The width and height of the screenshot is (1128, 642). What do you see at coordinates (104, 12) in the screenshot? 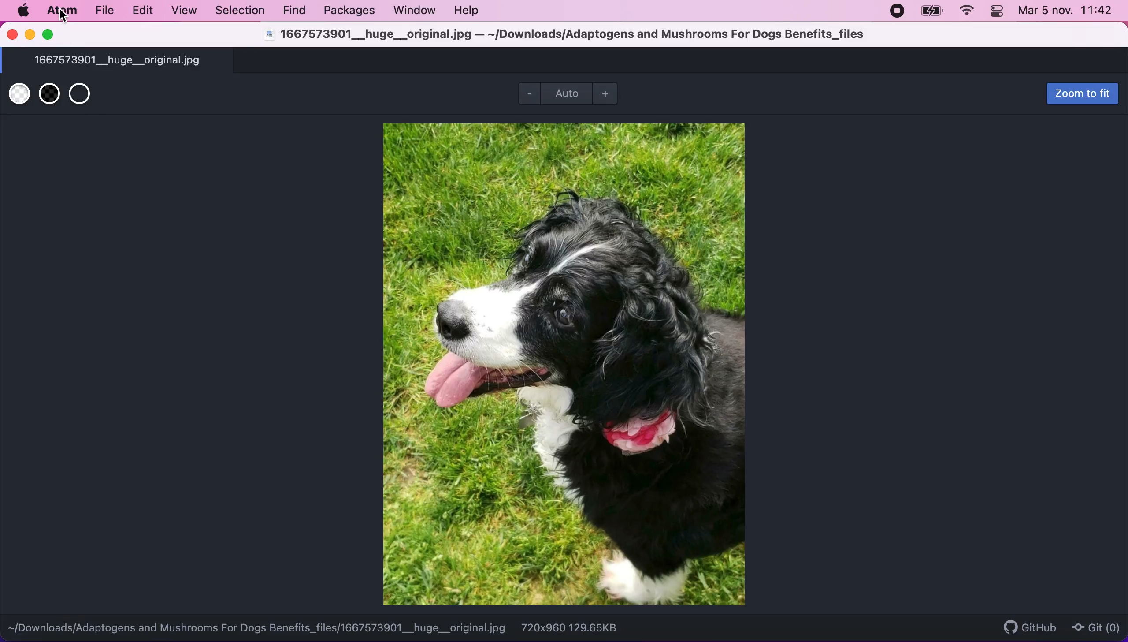
I see `file` at bounding box center [104, 12].